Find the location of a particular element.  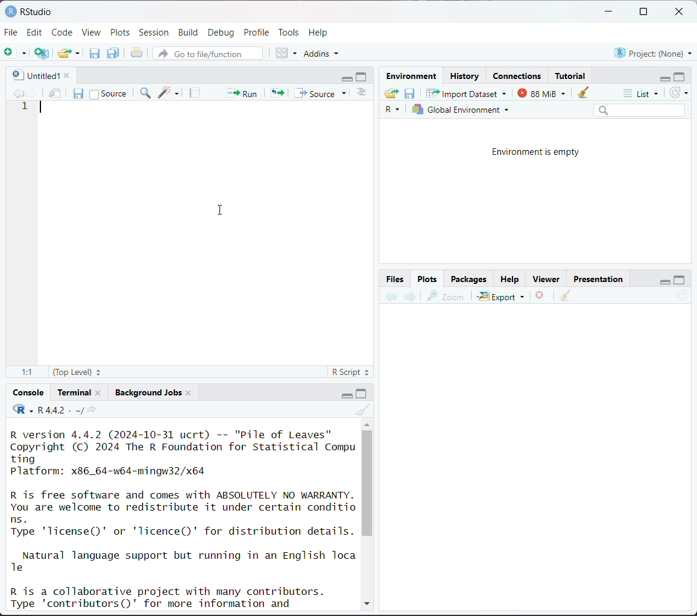

close is located at coordinates (98, 392).